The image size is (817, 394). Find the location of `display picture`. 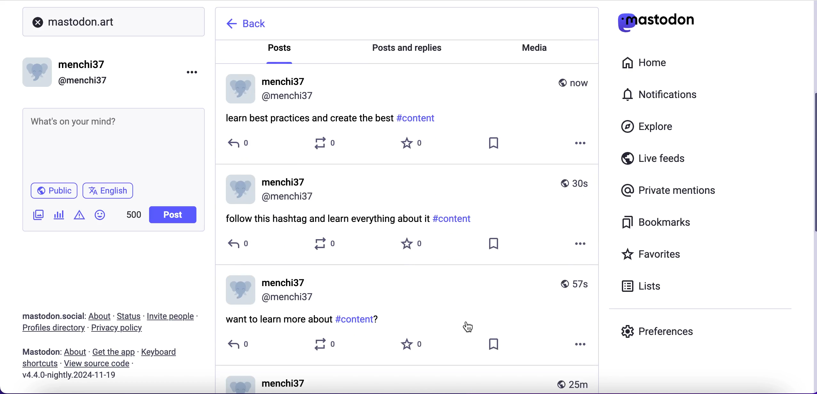

display picture is located at coordinates (239, 290).